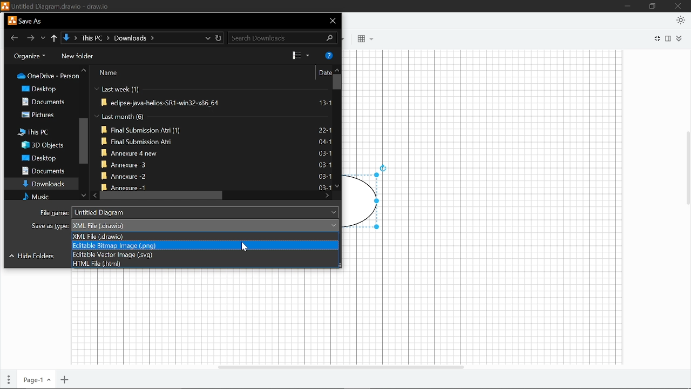 The height and width of the screenshot is (389, 691). I want to click on Up yo "This pc", so click(55, 38).